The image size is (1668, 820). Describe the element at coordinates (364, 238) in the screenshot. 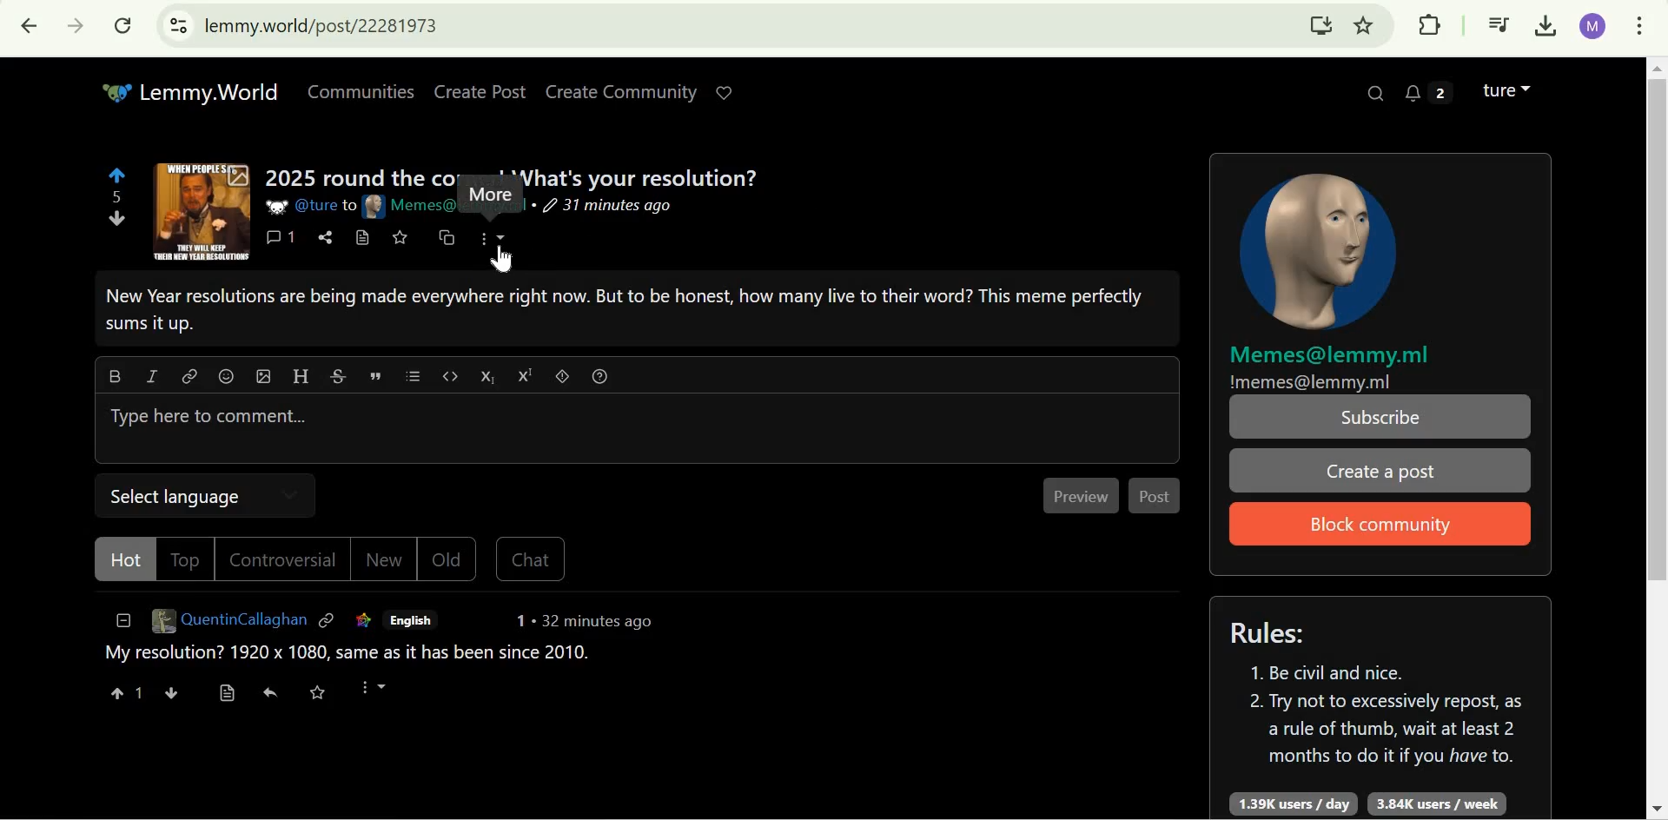

I see `view source` at that location.